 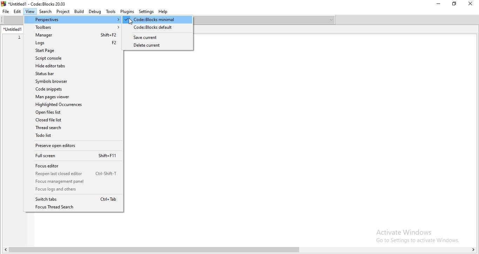 I want to click on Help, so click(x=163, y=11).